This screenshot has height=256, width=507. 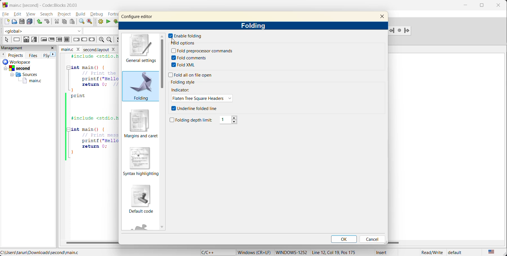 I want to click on fold comments, so click(x=190, y=58).